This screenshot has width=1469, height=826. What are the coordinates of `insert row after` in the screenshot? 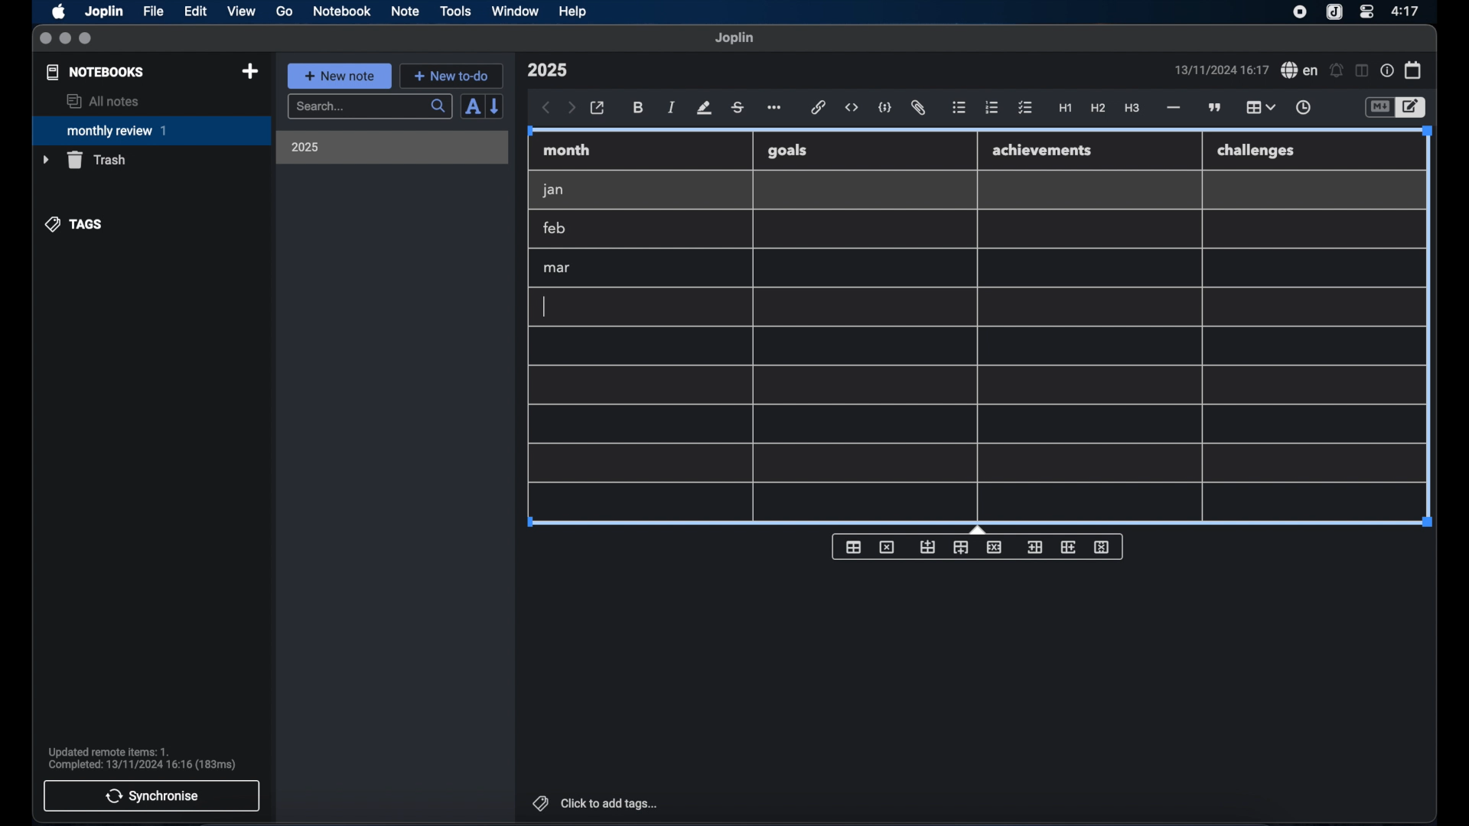 It's located at (961, 548).